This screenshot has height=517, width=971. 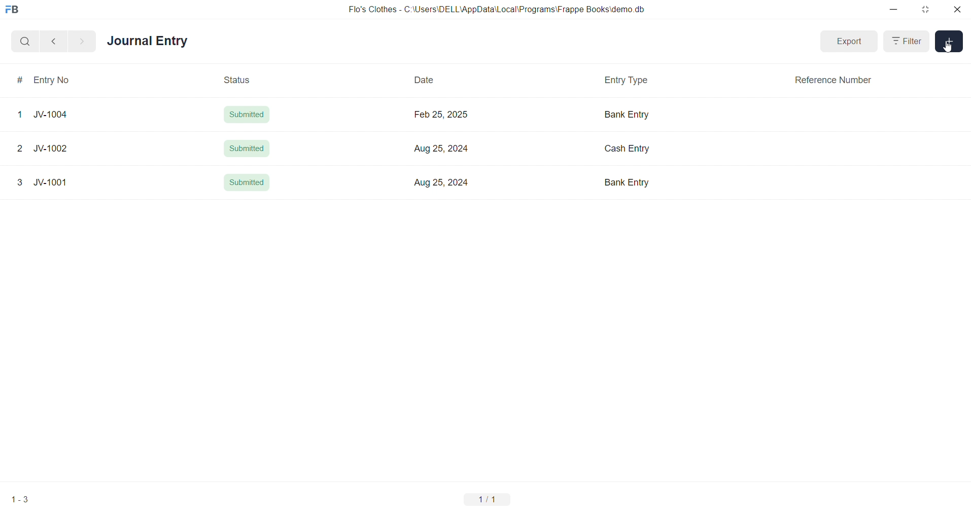 What do you see at coordinates (628, 115) in the screenshot?
I see `Bank Entry` at bounding box center [628, 115].